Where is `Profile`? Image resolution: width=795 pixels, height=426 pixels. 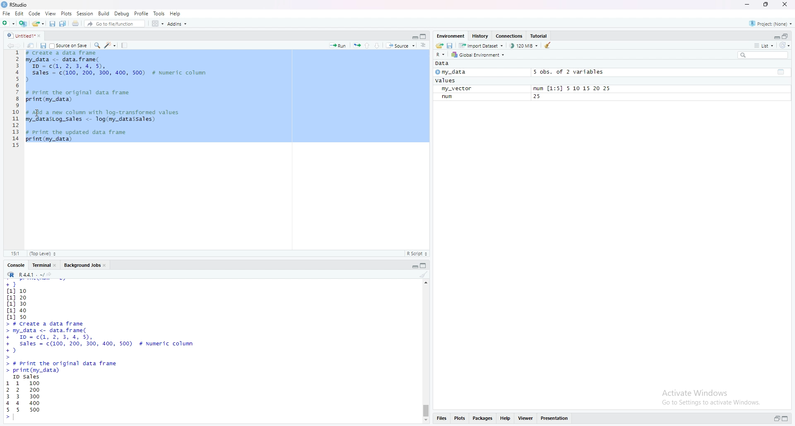 Profile is located at coordinates (142, 13).